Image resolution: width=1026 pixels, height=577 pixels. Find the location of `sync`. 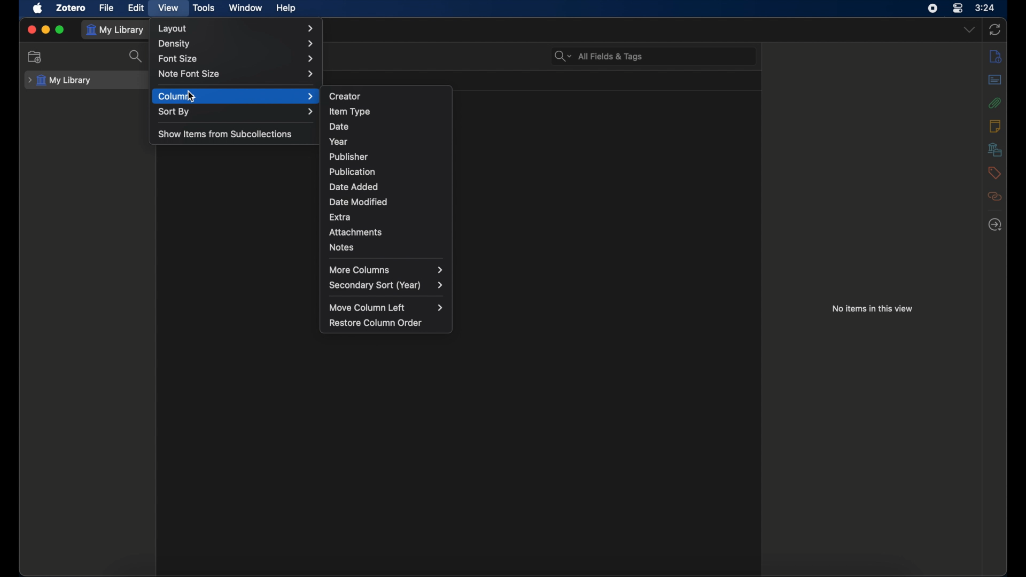

sync is located at coordinates (995, 30).